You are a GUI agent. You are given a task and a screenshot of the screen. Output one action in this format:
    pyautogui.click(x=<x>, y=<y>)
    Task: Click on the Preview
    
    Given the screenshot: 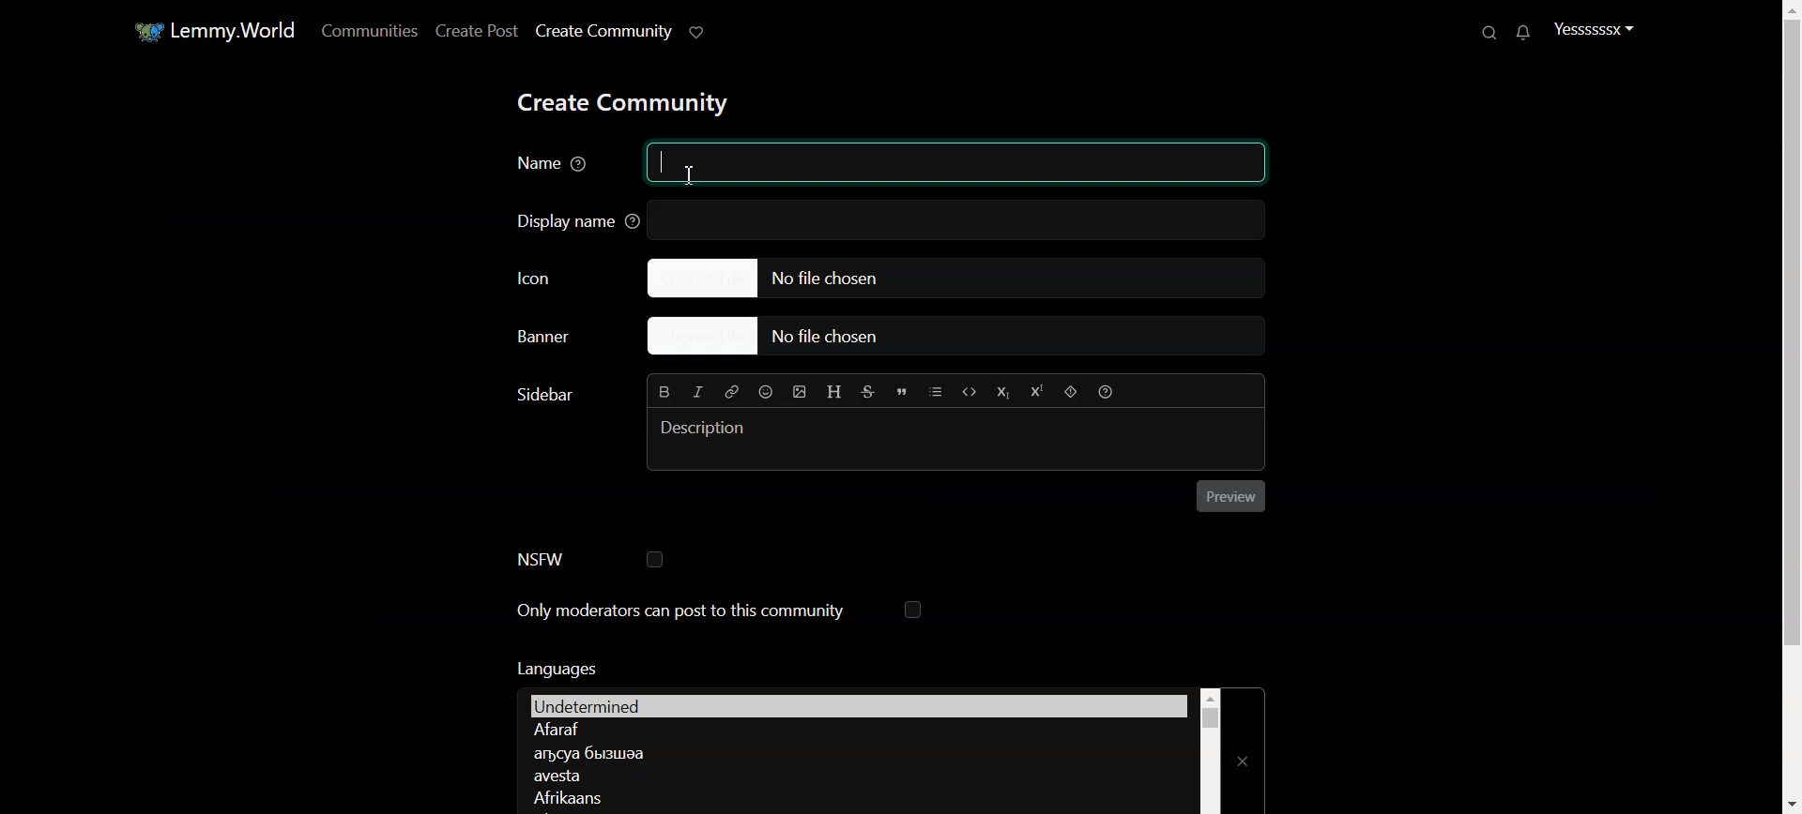 What is the action you would take?
    pyautogui.click(x=1231, y=496)
    